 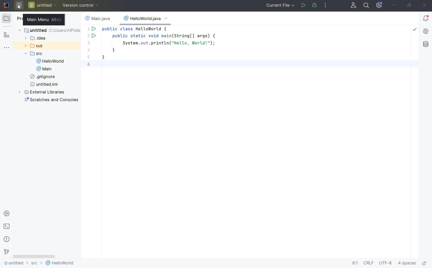 What do you see at coordinates (42, 77) in the screenshot?
I see `gitignore` at bounding box center [42, 77].